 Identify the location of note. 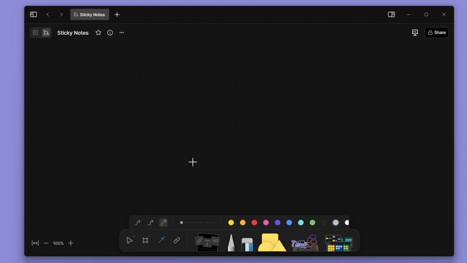
(206, 241).